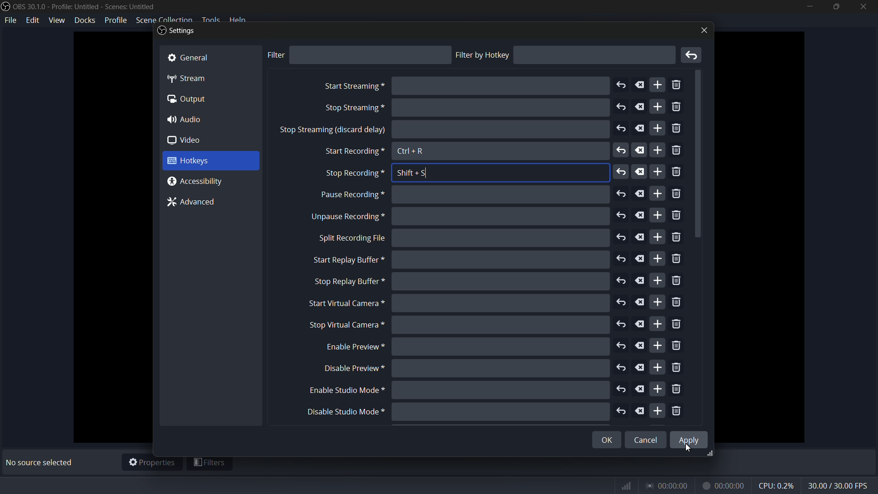 The height and width of the screenshot is (494, 878). What do you see at coordinates (839, 486) in the screenshot?
I see `fps` at bounding box center [839, 486].